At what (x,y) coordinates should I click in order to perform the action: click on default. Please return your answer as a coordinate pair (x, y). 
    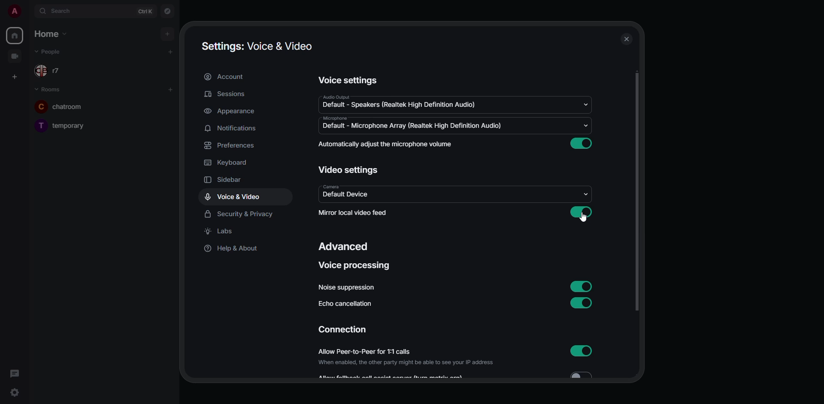
    Looking at the image, I should click on (350, 195).